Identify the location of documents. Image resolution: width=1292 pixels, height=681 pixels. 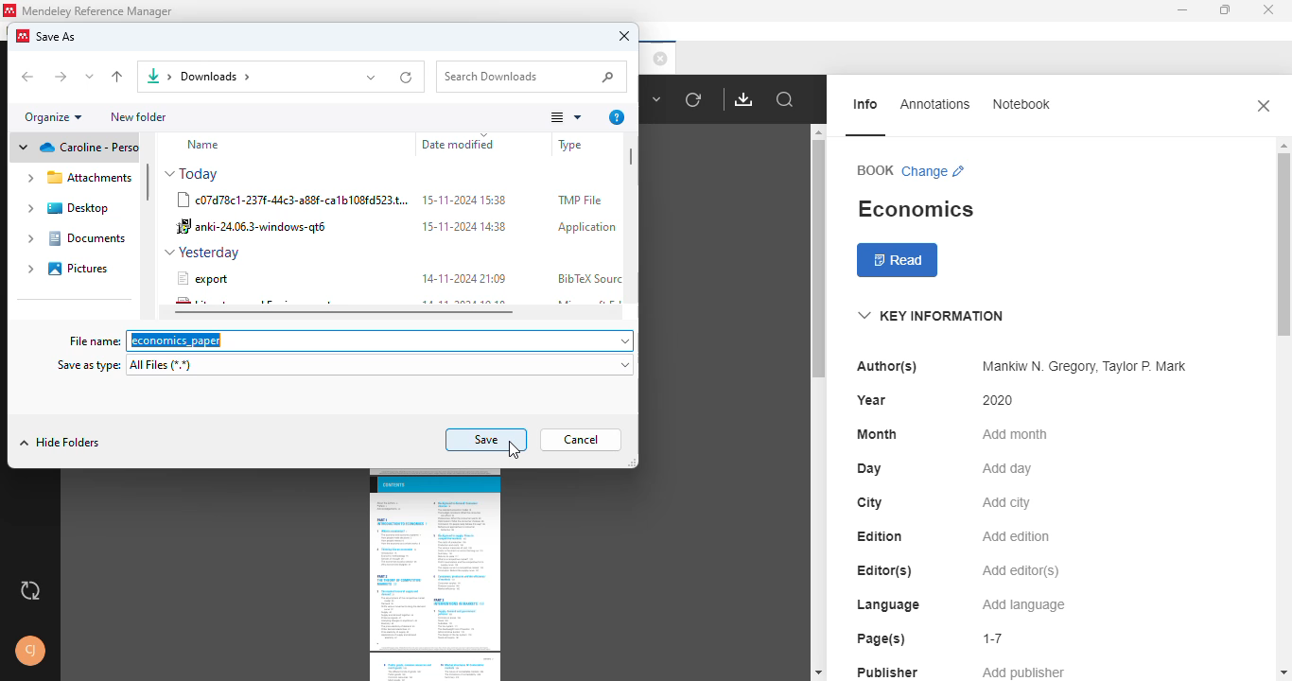
(78, 239).